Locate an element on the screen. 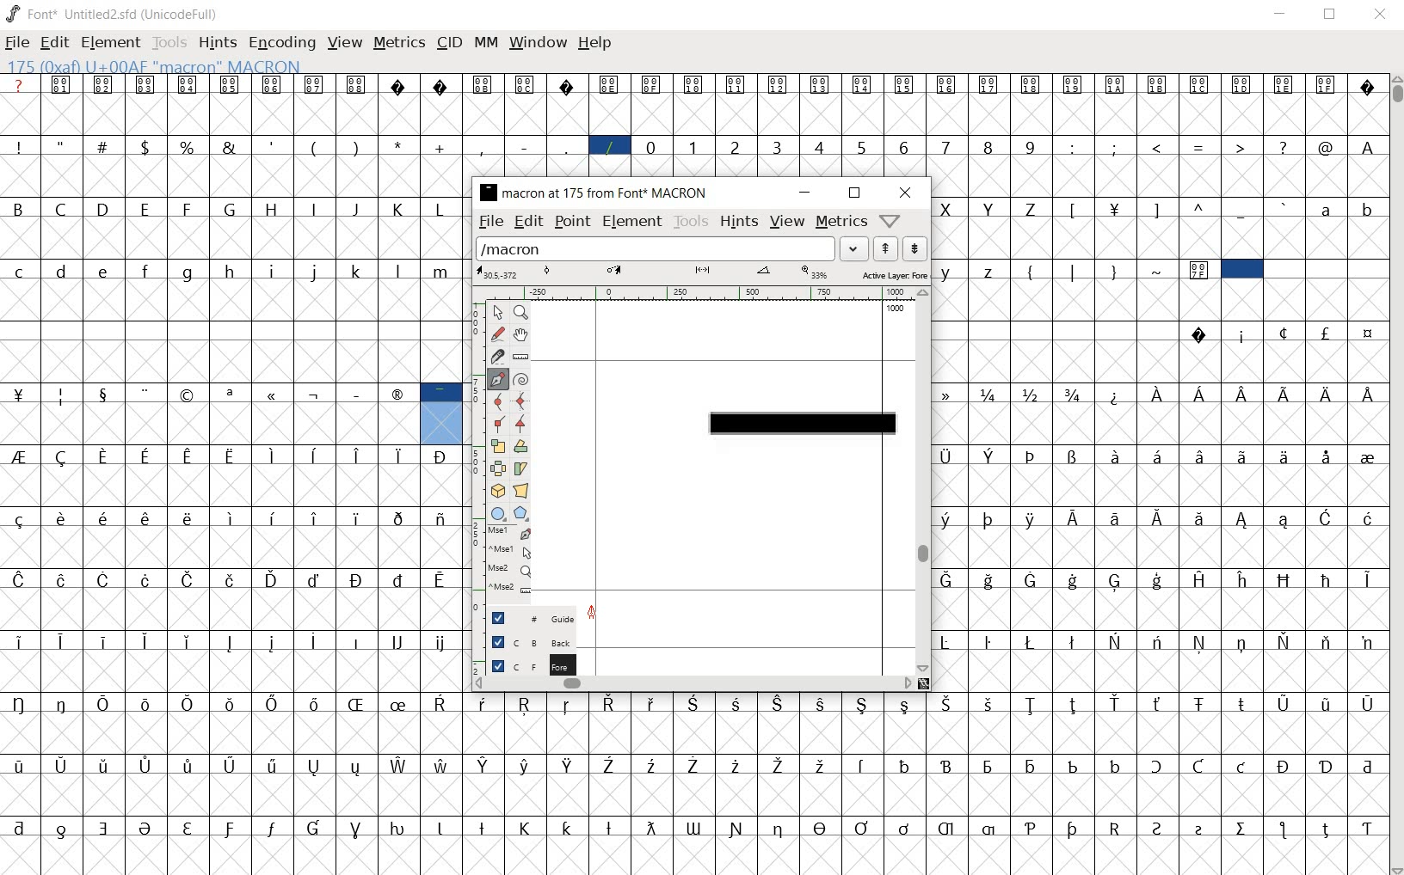 This screenshot has height=875, width=1404. Symbol is located at coordinates (147, 455).